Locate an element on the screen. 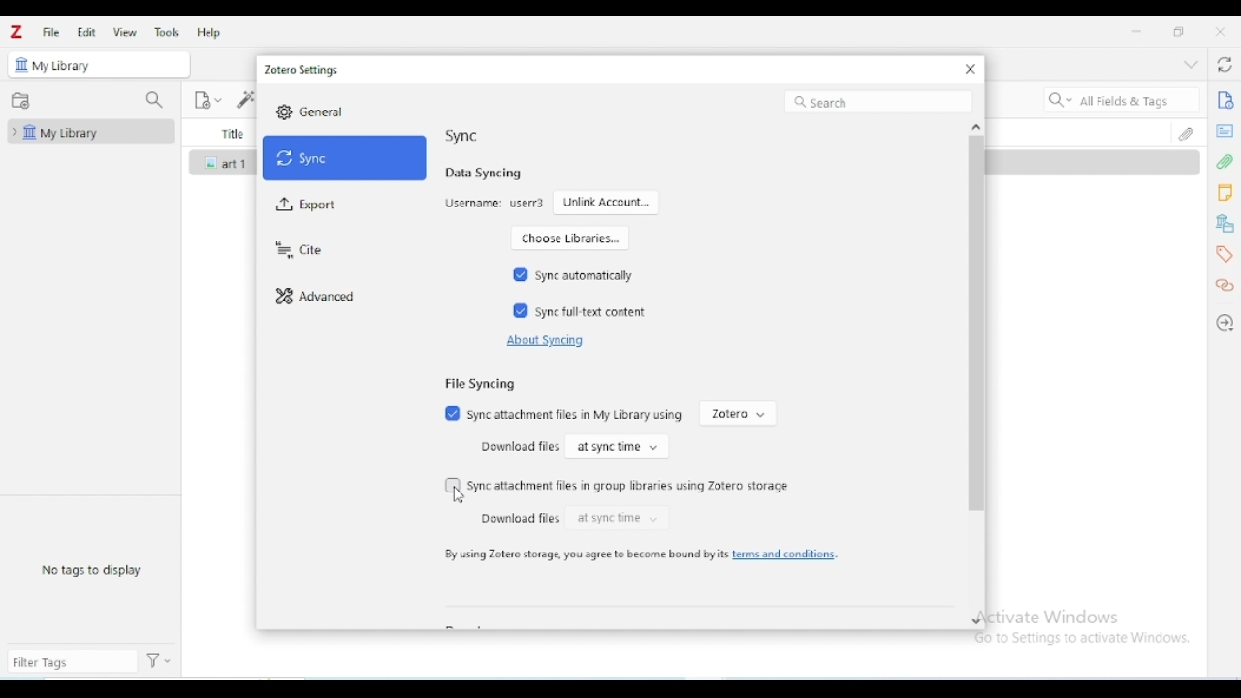 This screenshot has width=1241, height=698. download files is located at coordinates (517, 446).